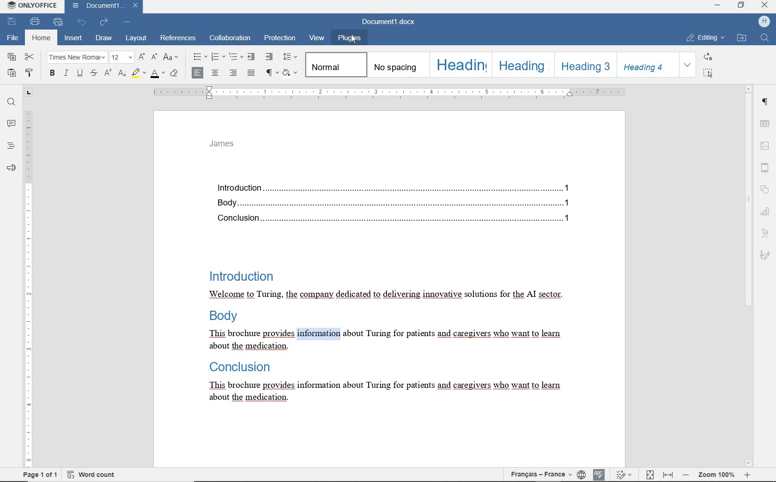 The image size is (776, 482). I want to click on LAYOUT, so click(135, 39).